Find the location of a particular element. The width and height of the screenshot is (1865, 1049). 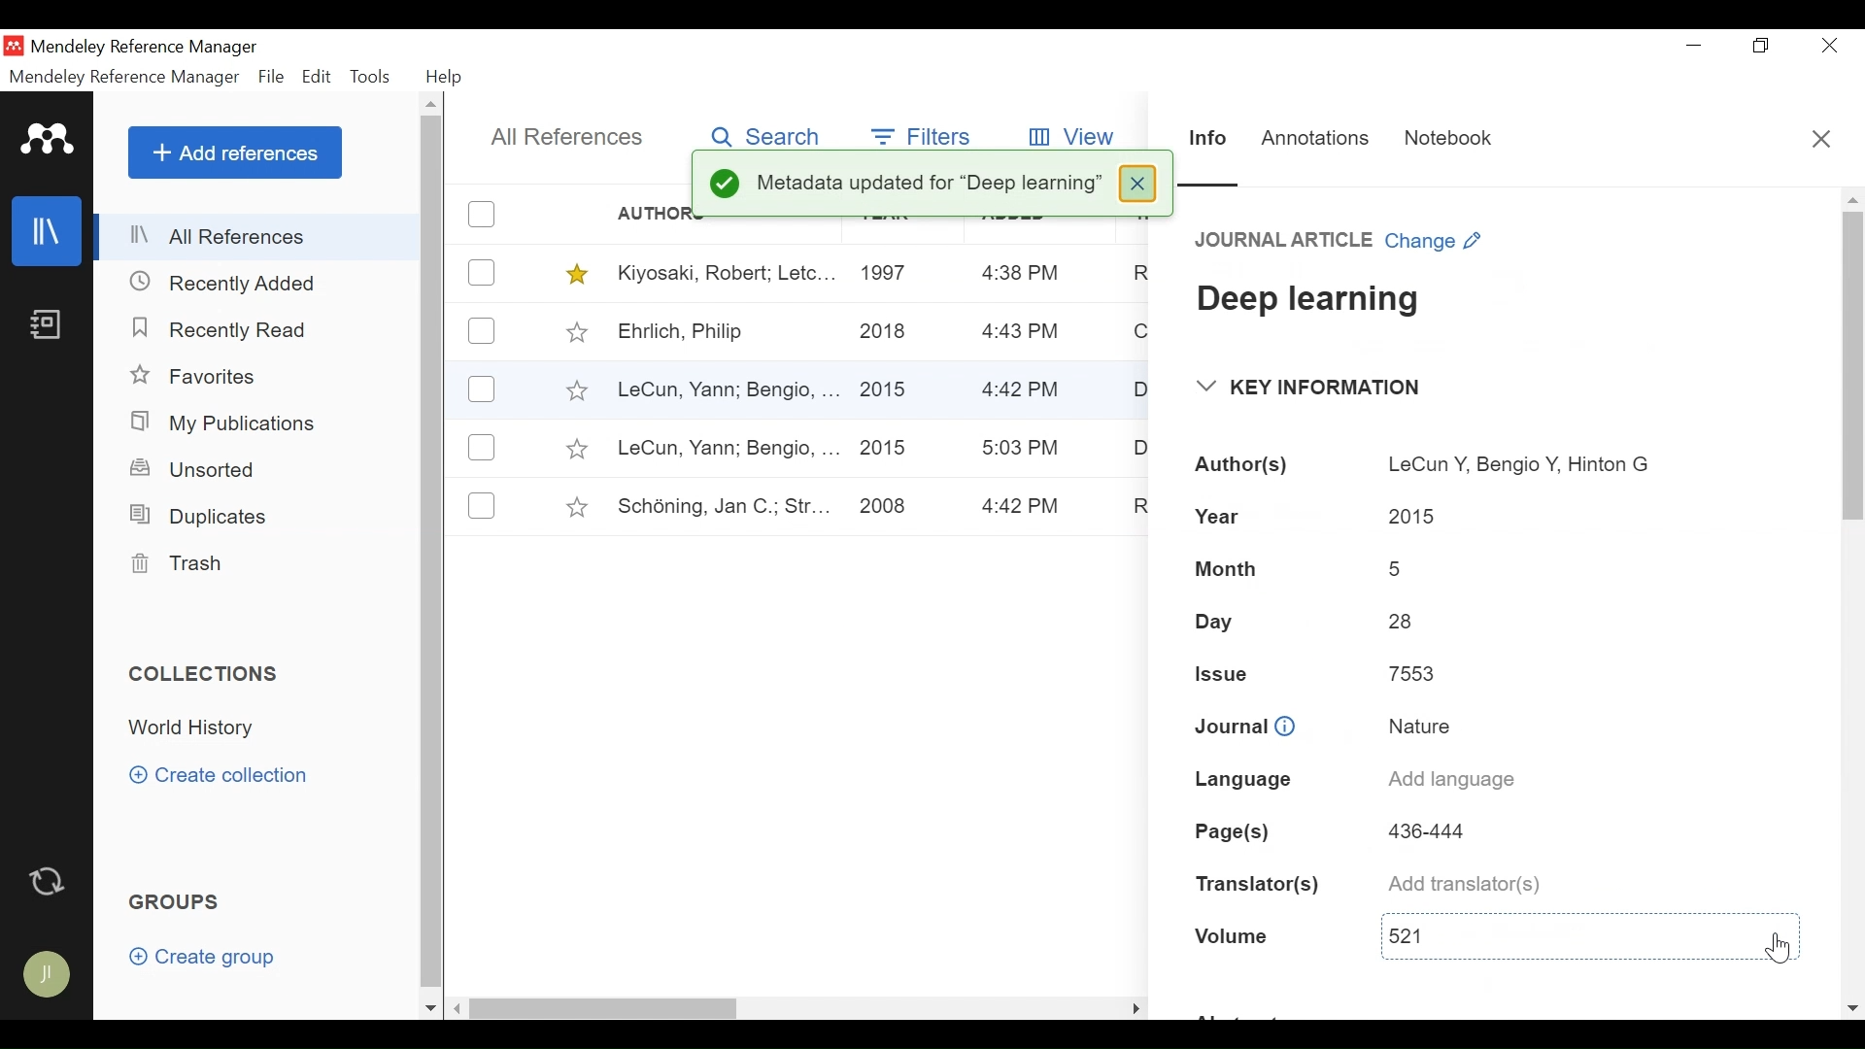

All References is located at coordinates (259, 236).